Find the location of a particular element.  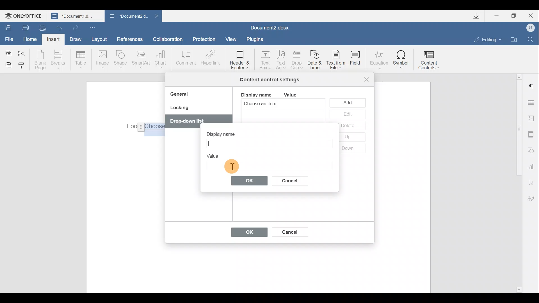

Close is located at coordinates (156, 18).